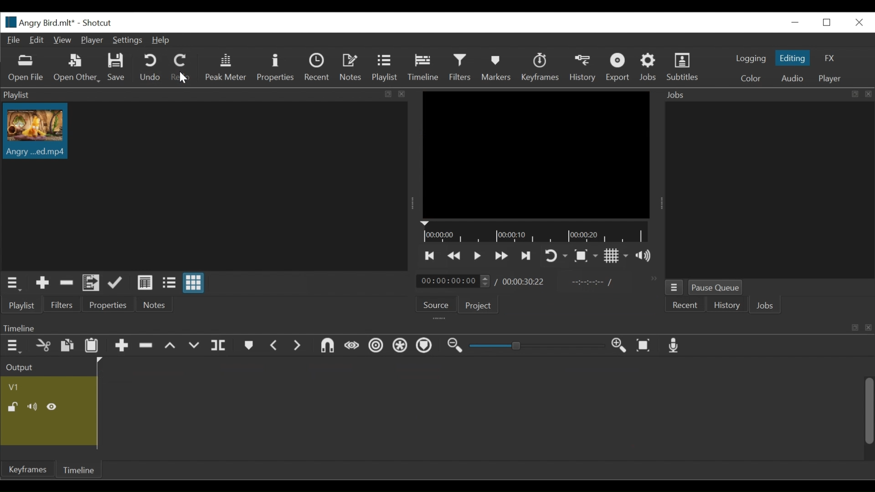 This screenshot has height=492, width=875. Describe the element at coordinates (453, 281) in the screenshot. I see `current duration` at that location.